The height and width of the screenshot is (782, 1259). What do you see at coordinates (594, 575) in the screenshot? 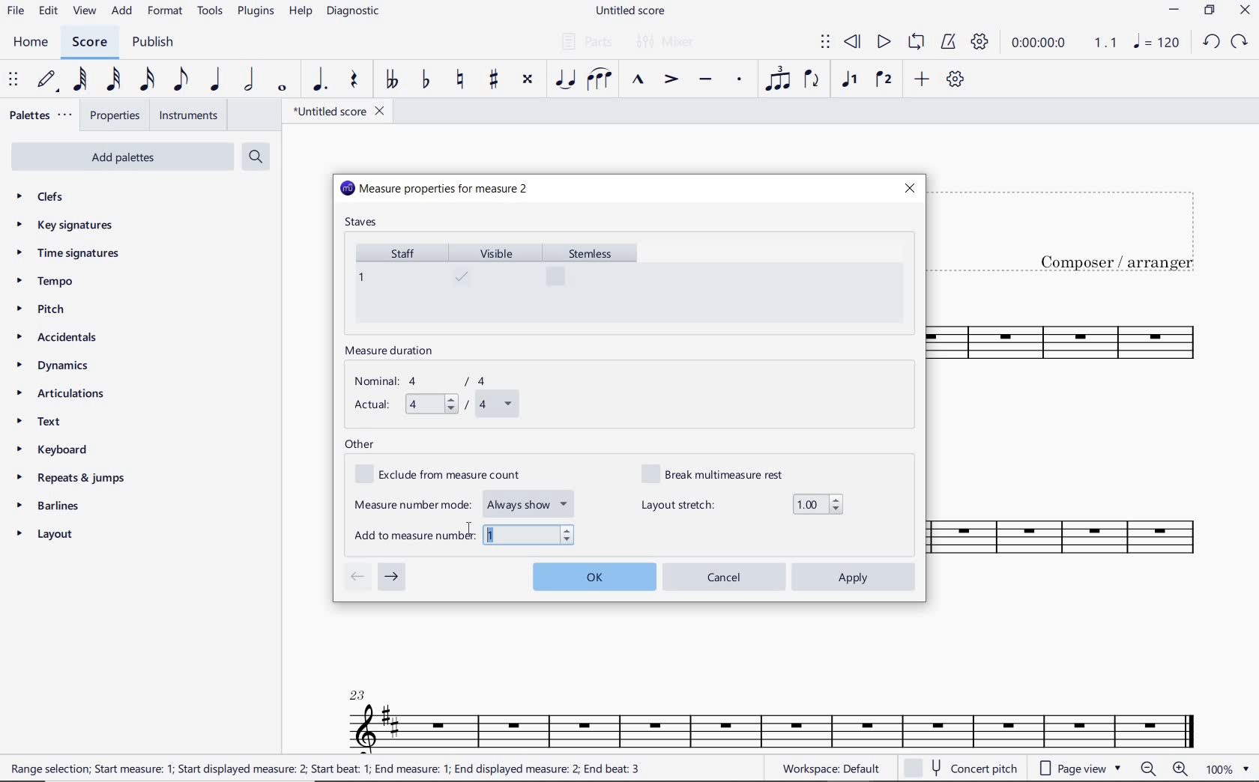
I see `ok` at bounding box center [594, 575].